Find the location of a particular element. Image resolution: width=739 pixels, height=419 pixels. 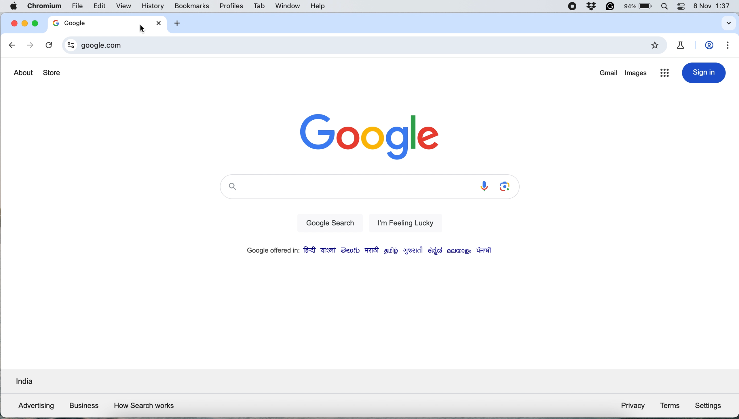

business is located at coordinates (83, 405).